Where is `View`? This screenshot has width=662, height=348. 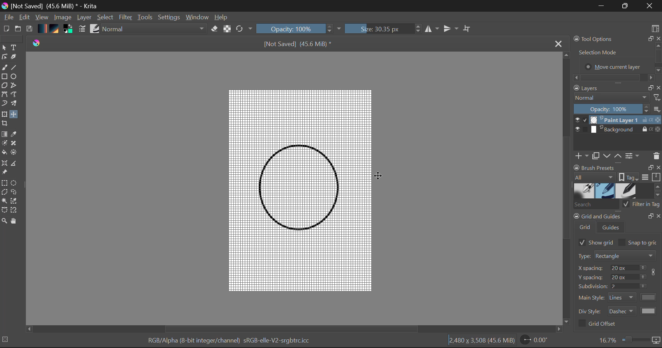
View is located at coordinates (42, 17).